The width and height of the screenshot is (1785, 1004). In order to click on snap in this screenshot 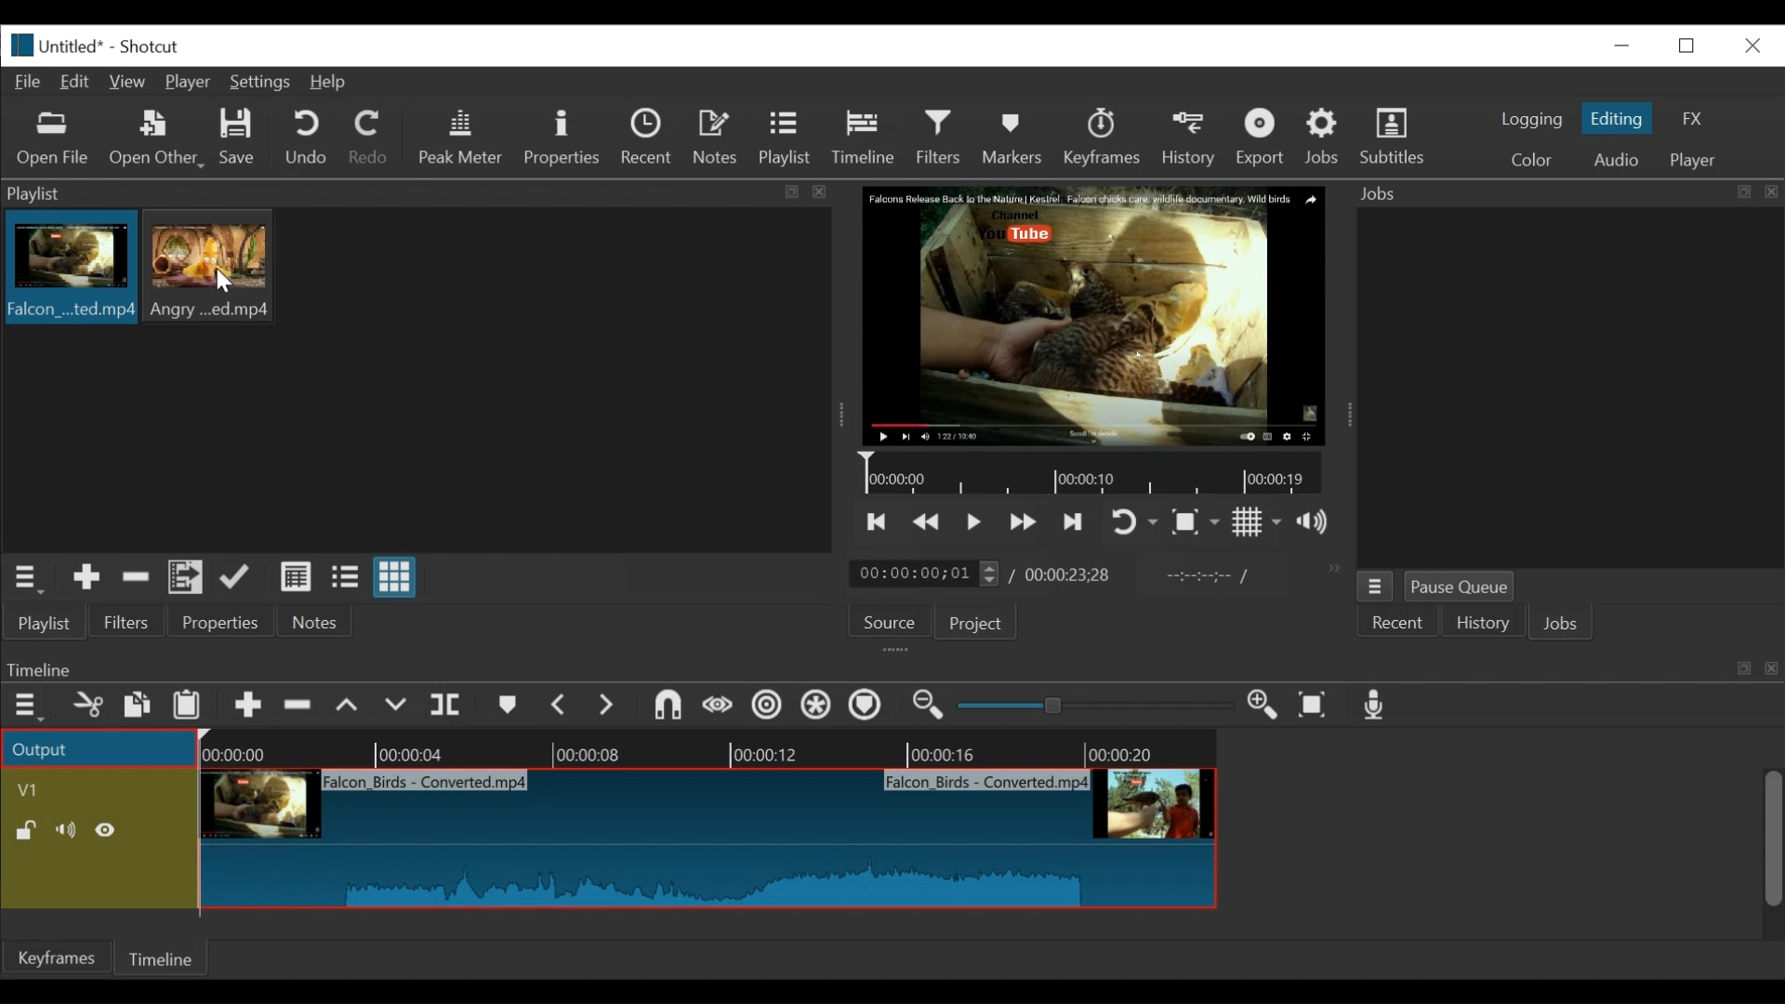, I will do `click(670, 707)`.